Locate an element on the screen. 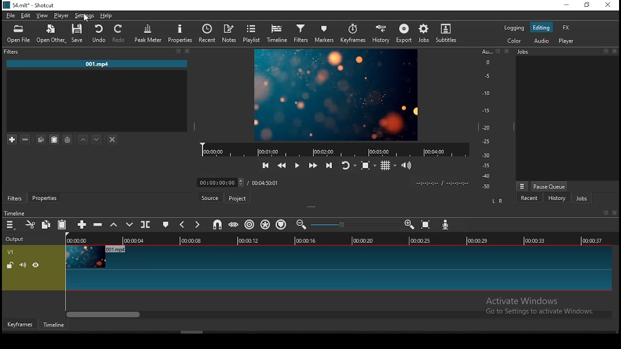  edit is located at coordinates (26, 16).